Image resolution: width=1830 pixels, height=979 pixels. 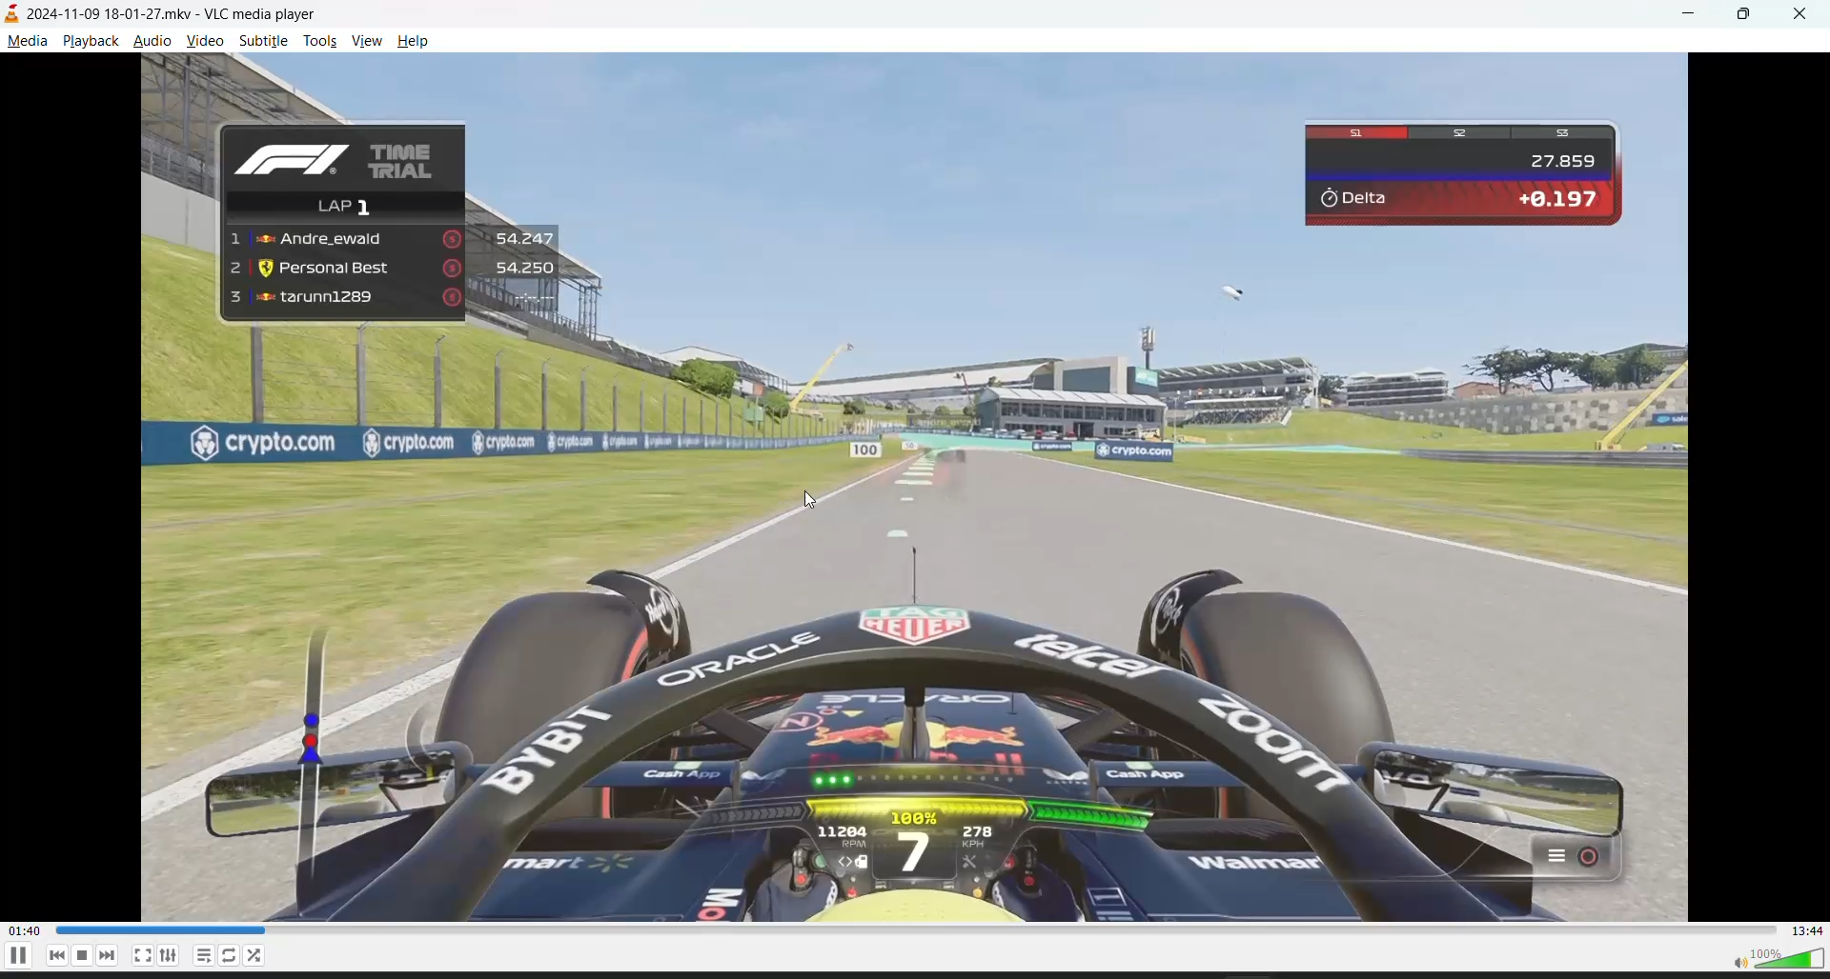 What do you see at coordinates (261, 43) in the screenshot?
I see `subtitle` at bounding box center [261, 43].